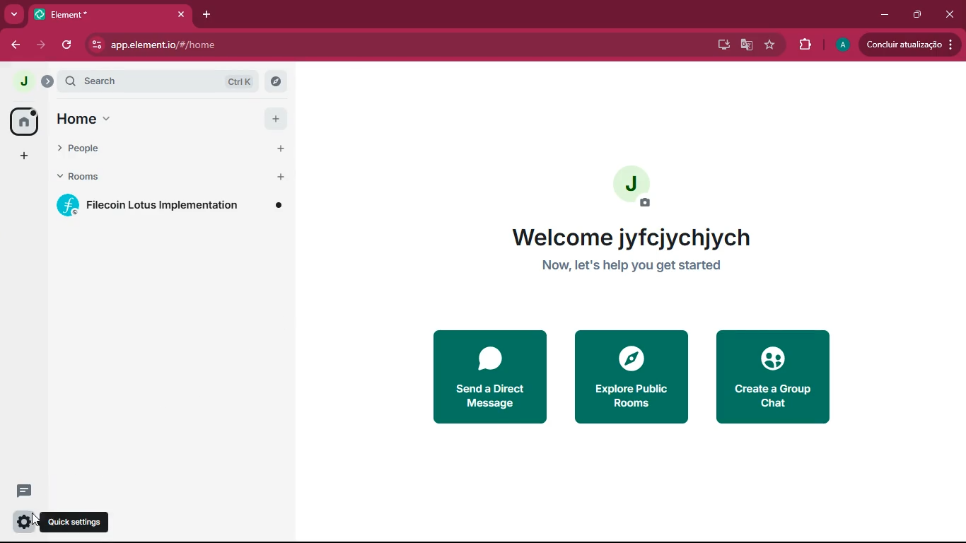 This screenshot has height=543, width=966. What do you see at coordinates (146, 119) in the screenshot?
I see `home` at bounding box center [146, 119].